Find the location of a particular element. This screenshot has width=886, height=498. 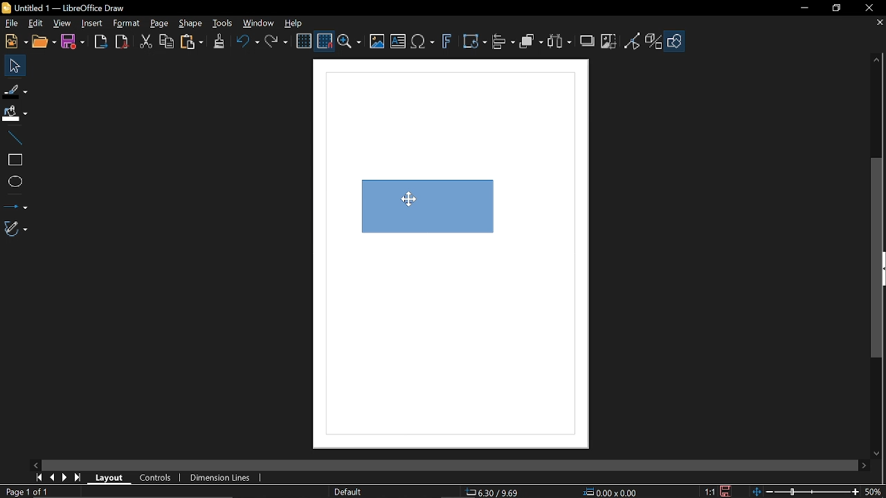

Insert image is located at coordinates (377, 42).